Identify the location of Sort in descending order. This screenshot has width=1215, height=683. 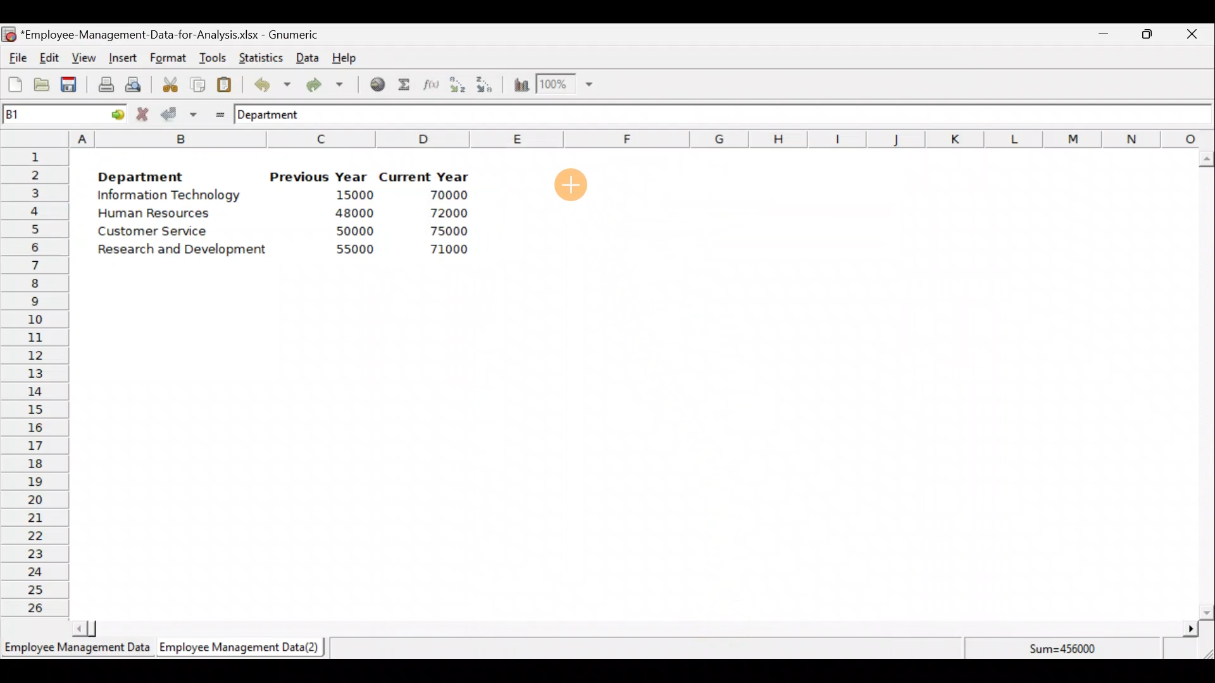
(485, 85).